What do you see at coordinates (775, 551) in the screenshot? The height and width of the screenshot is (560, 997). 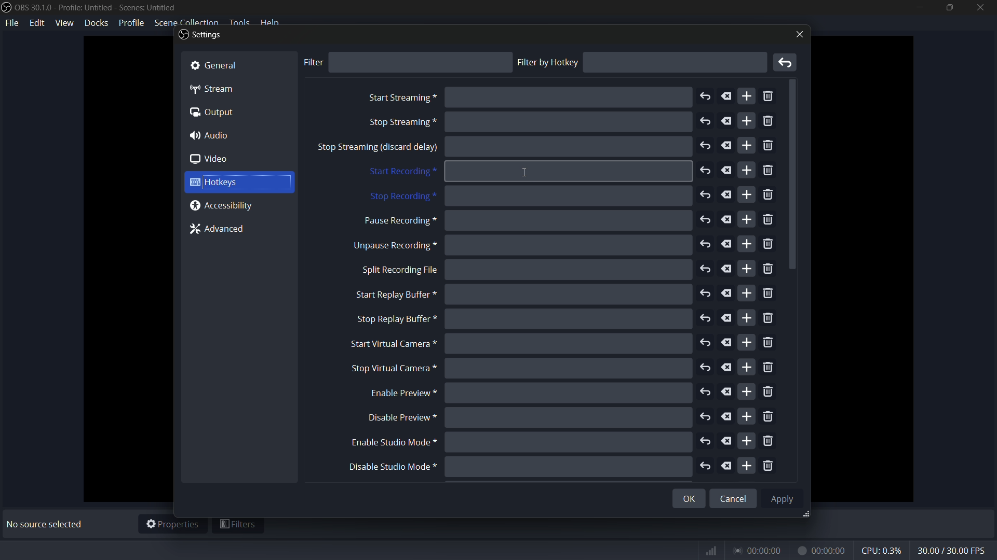 I see `timer` at bounding box center [775, 551].